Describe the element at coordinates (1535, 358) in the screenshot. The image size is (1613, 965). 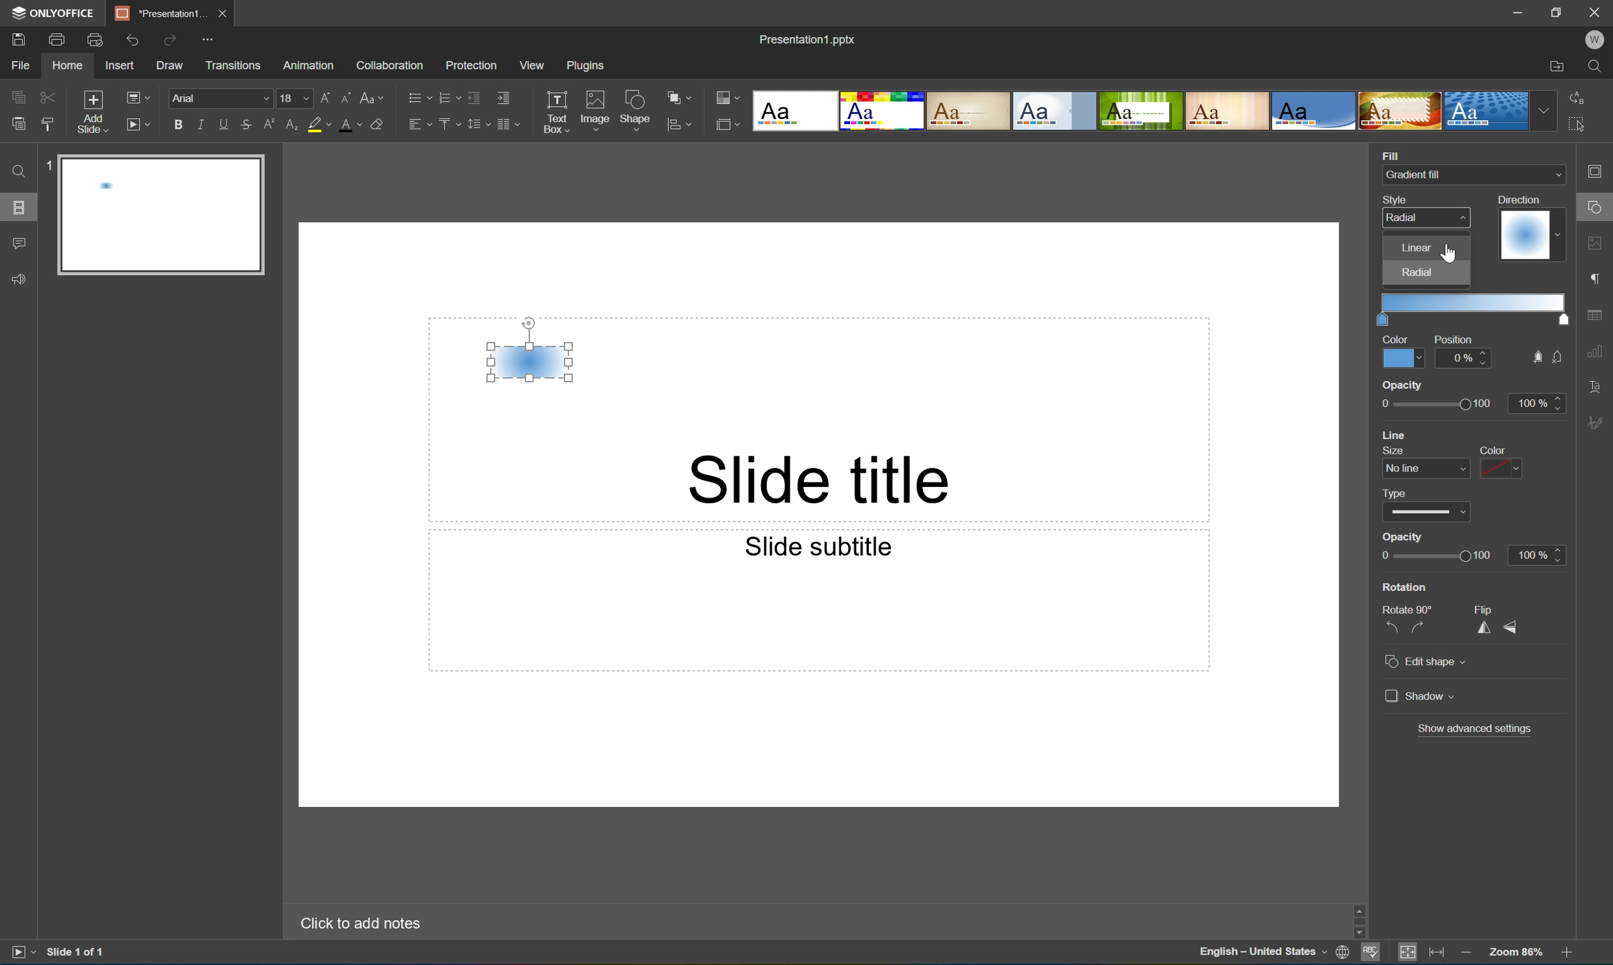
I see `fill` at that location.